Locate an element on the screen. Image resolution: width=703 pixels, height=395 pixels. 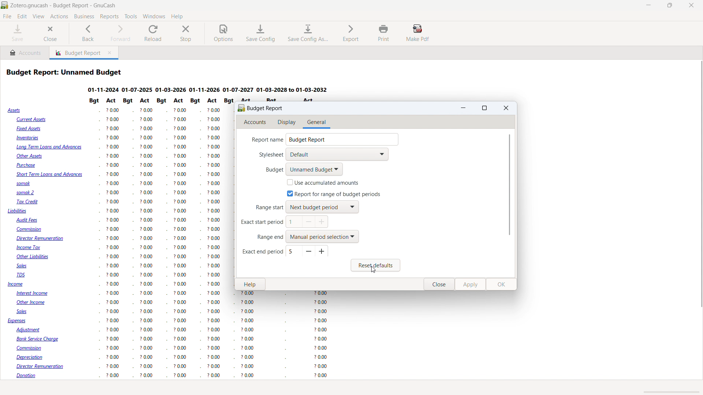
display is located at coordinates (287, 123).